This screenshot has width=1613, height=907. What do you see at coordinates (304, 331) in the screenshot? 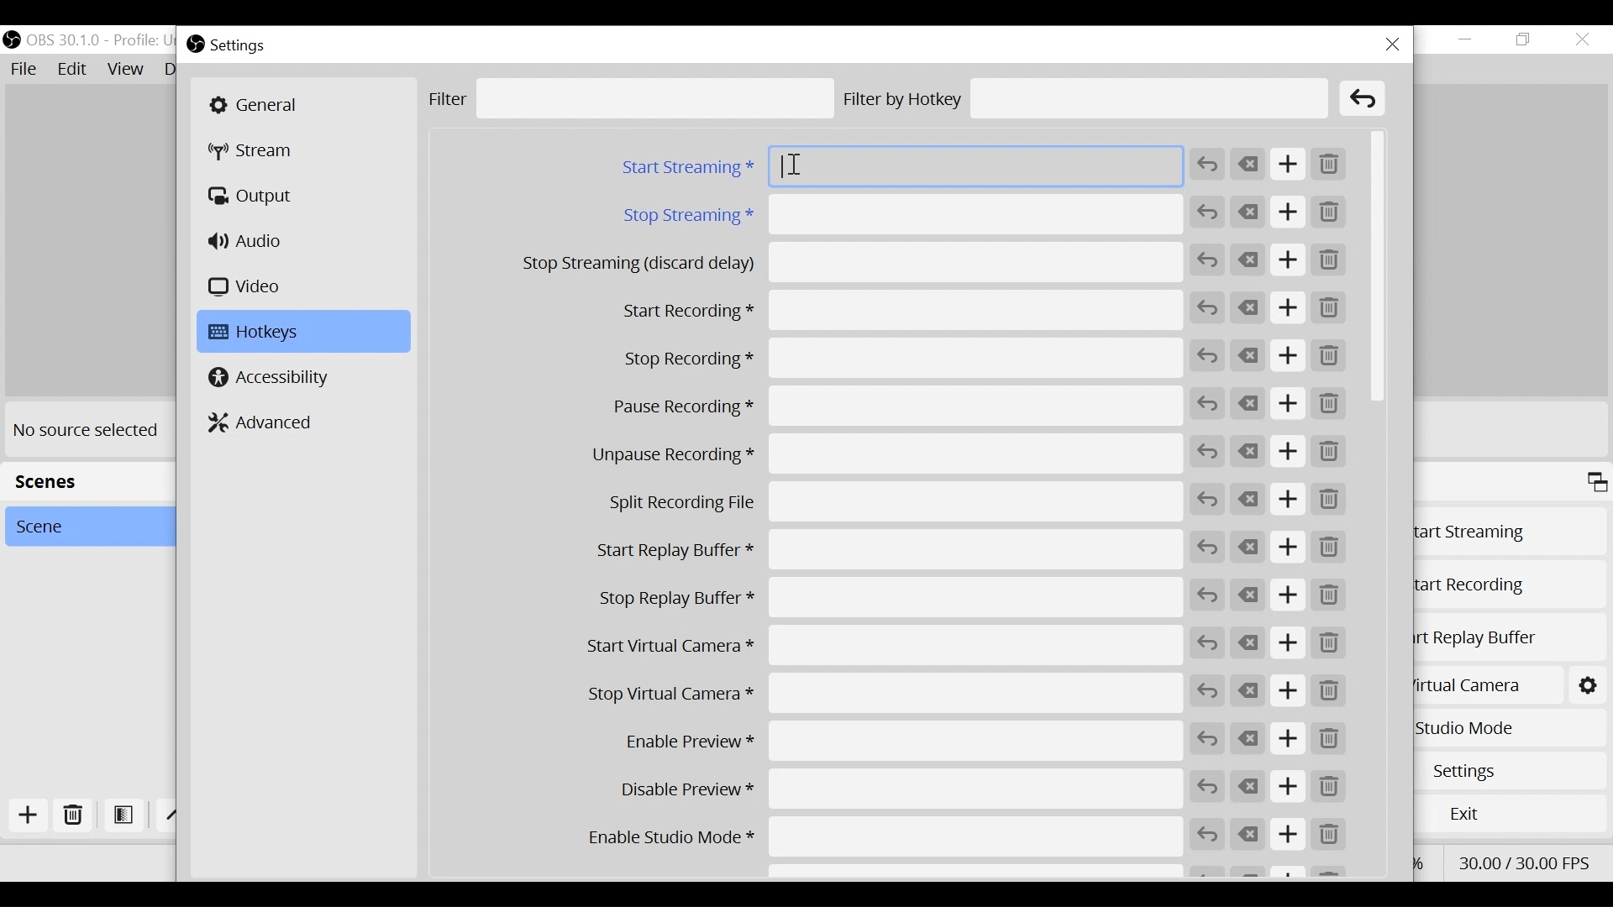
I see `Hotkeys` at bounding box center [304, 331].